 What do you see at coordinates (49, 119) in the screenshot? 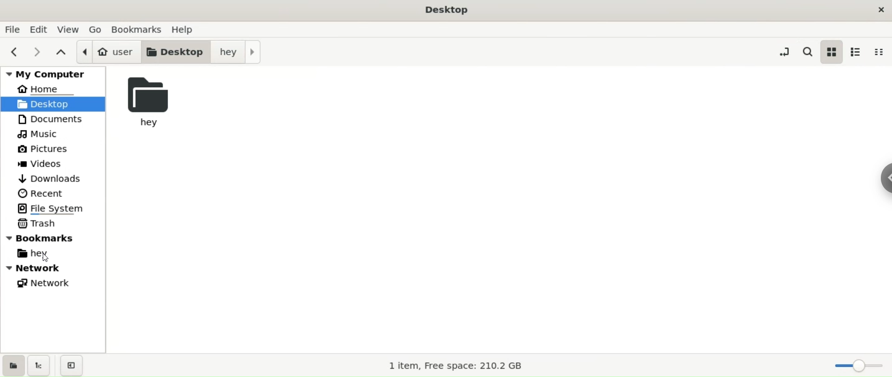
I see `documents` at bounding box center [49, 119].